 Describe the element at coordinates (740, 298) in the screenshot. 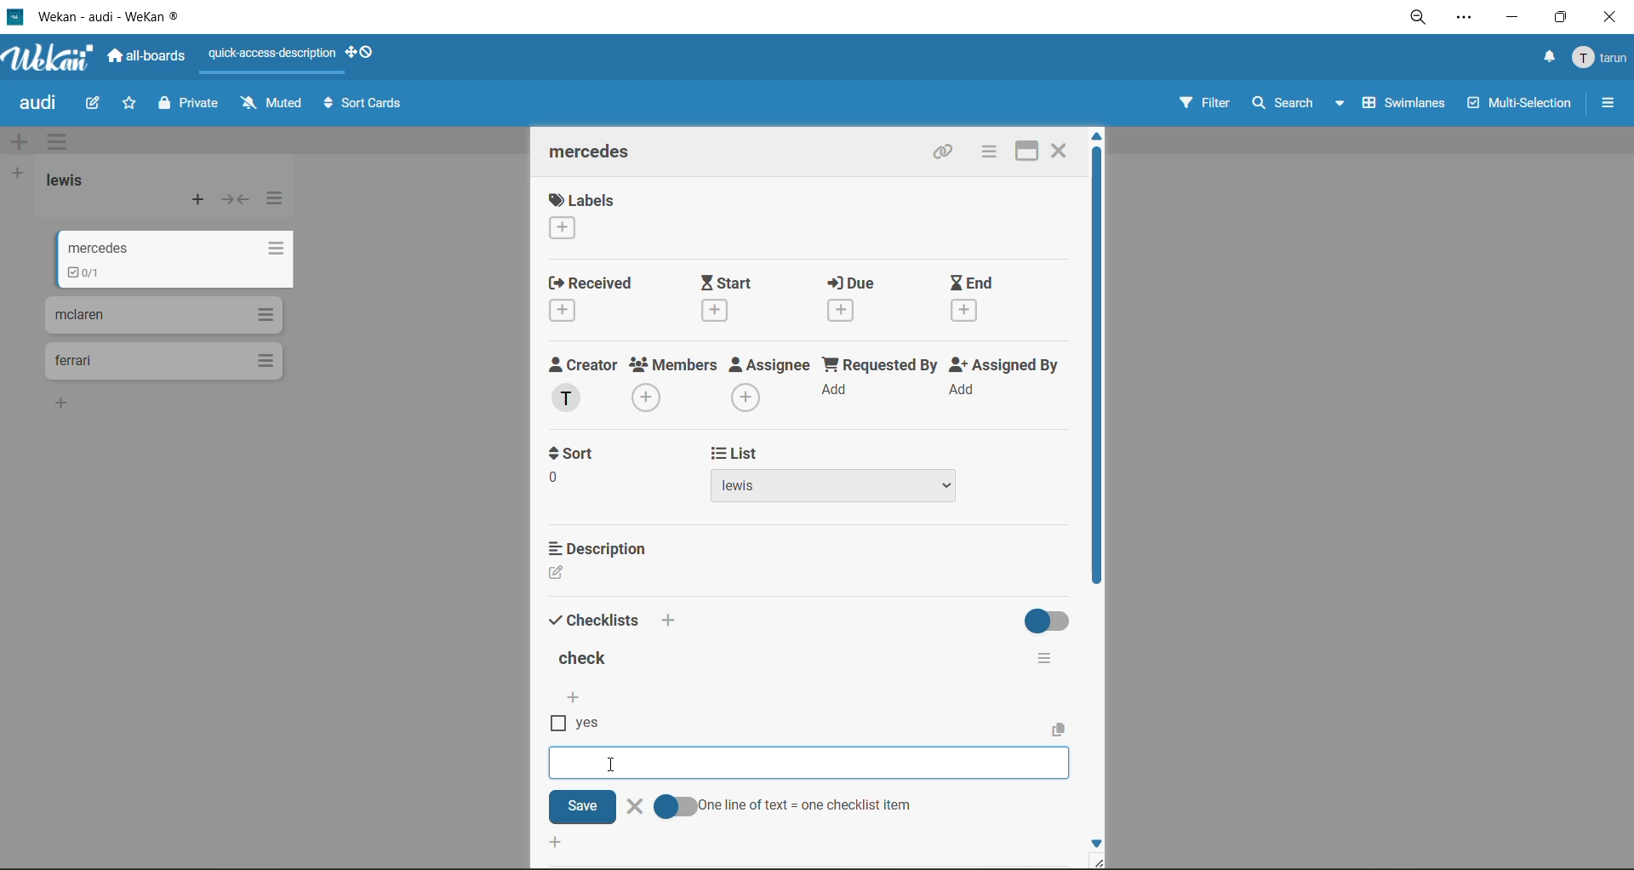

I see `start` at that location.